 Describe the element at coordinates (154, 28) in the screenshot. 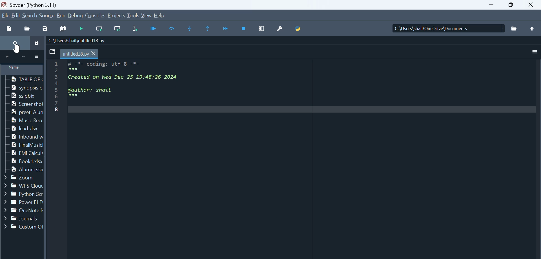

I see `Debugger` at that location.